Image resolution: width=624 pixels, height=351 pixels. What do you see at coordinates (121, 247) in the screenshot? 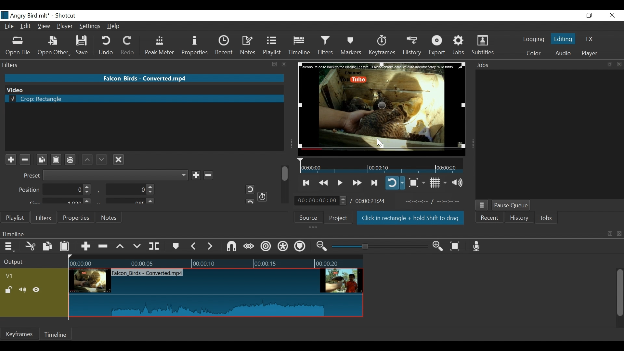
I see `Lift` at bounding box center [121, 247].